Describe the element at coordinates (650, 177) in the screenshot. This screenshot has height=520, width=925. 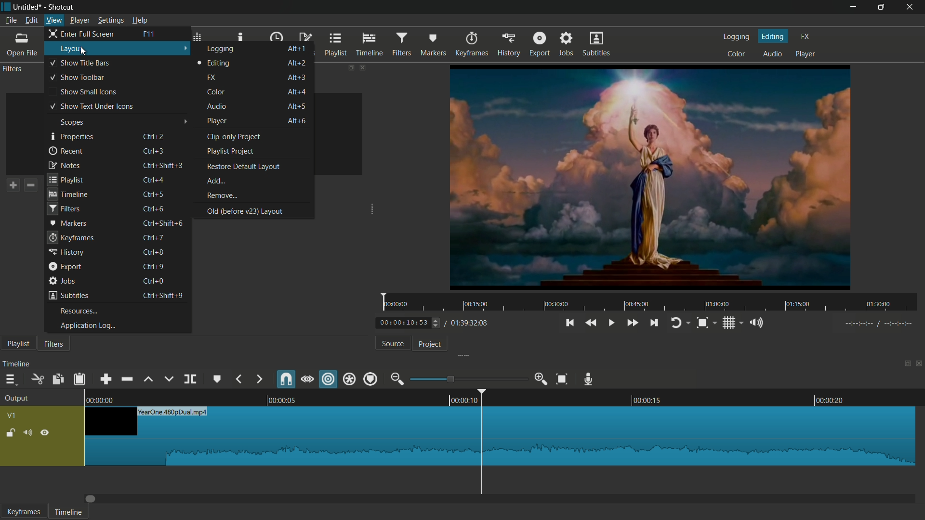
I see `preview window` at that location.